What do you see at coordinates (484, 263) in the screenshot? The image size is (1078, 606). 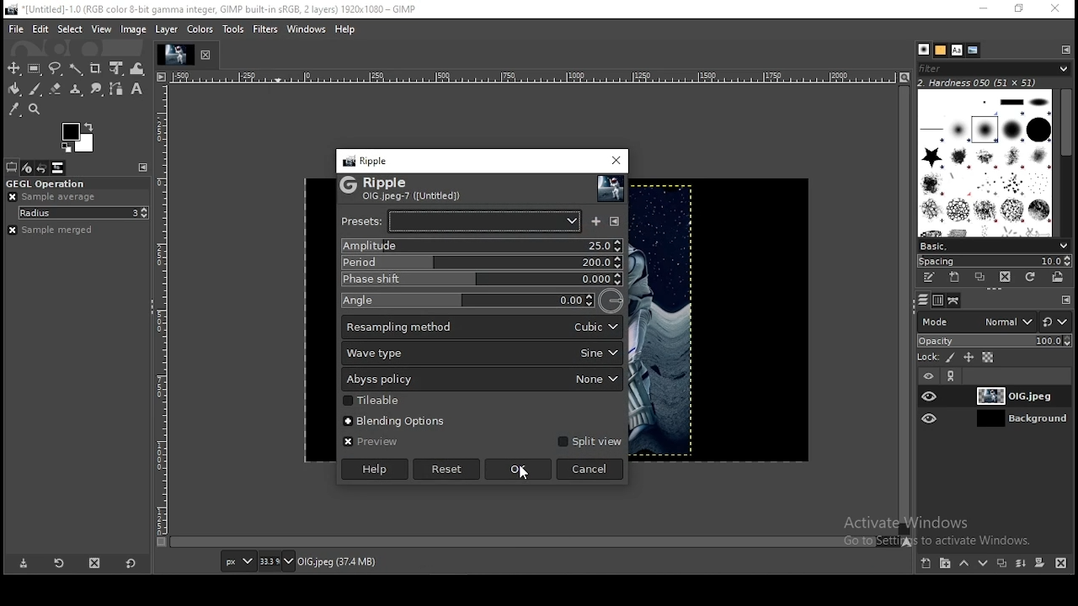 I see `period` at bounding box center [484, 263].